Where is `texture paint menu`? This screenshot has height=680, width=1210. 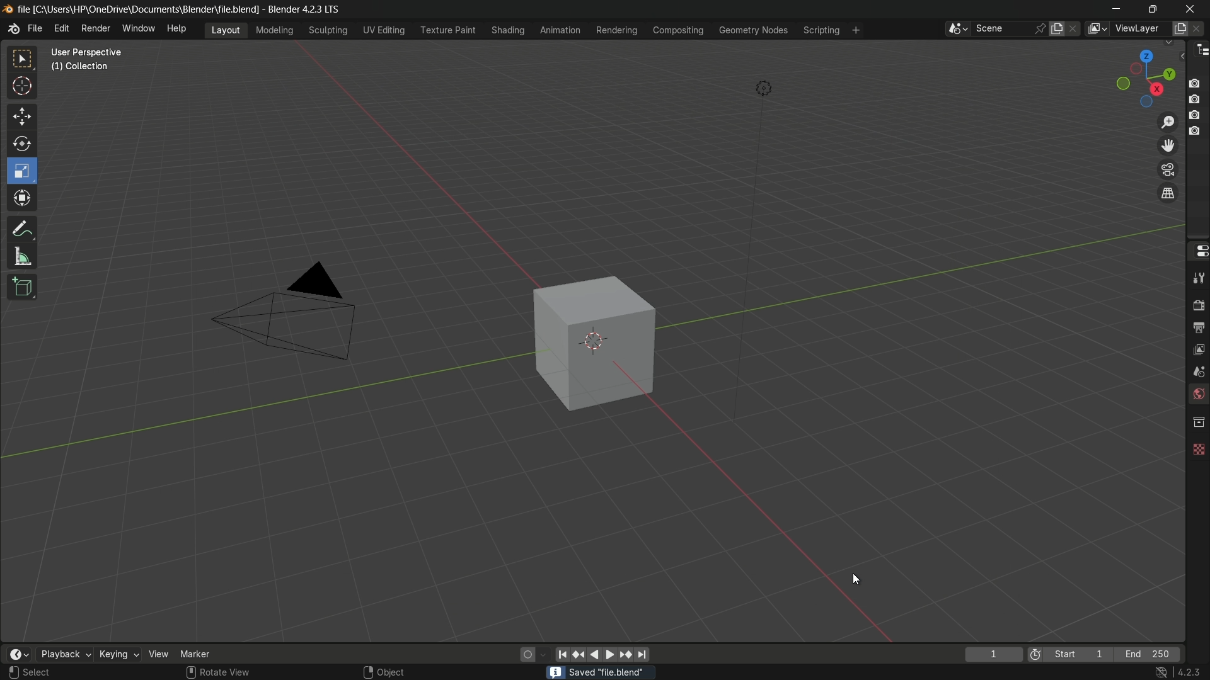 texture paint menu is located at coordinates (447, 29).